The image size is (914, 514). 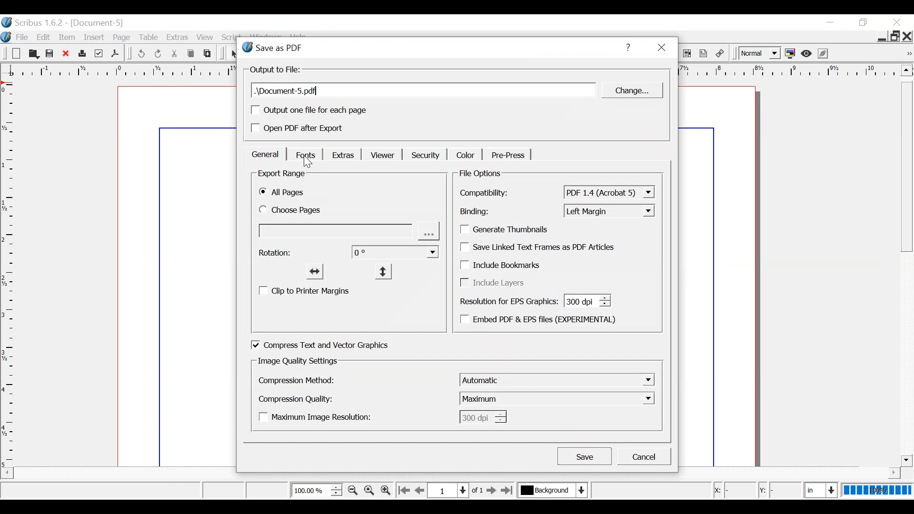 What do you see at coordinates (424, 90) in the screenshot?
I see `Document name` at bounding box center [424, 90].